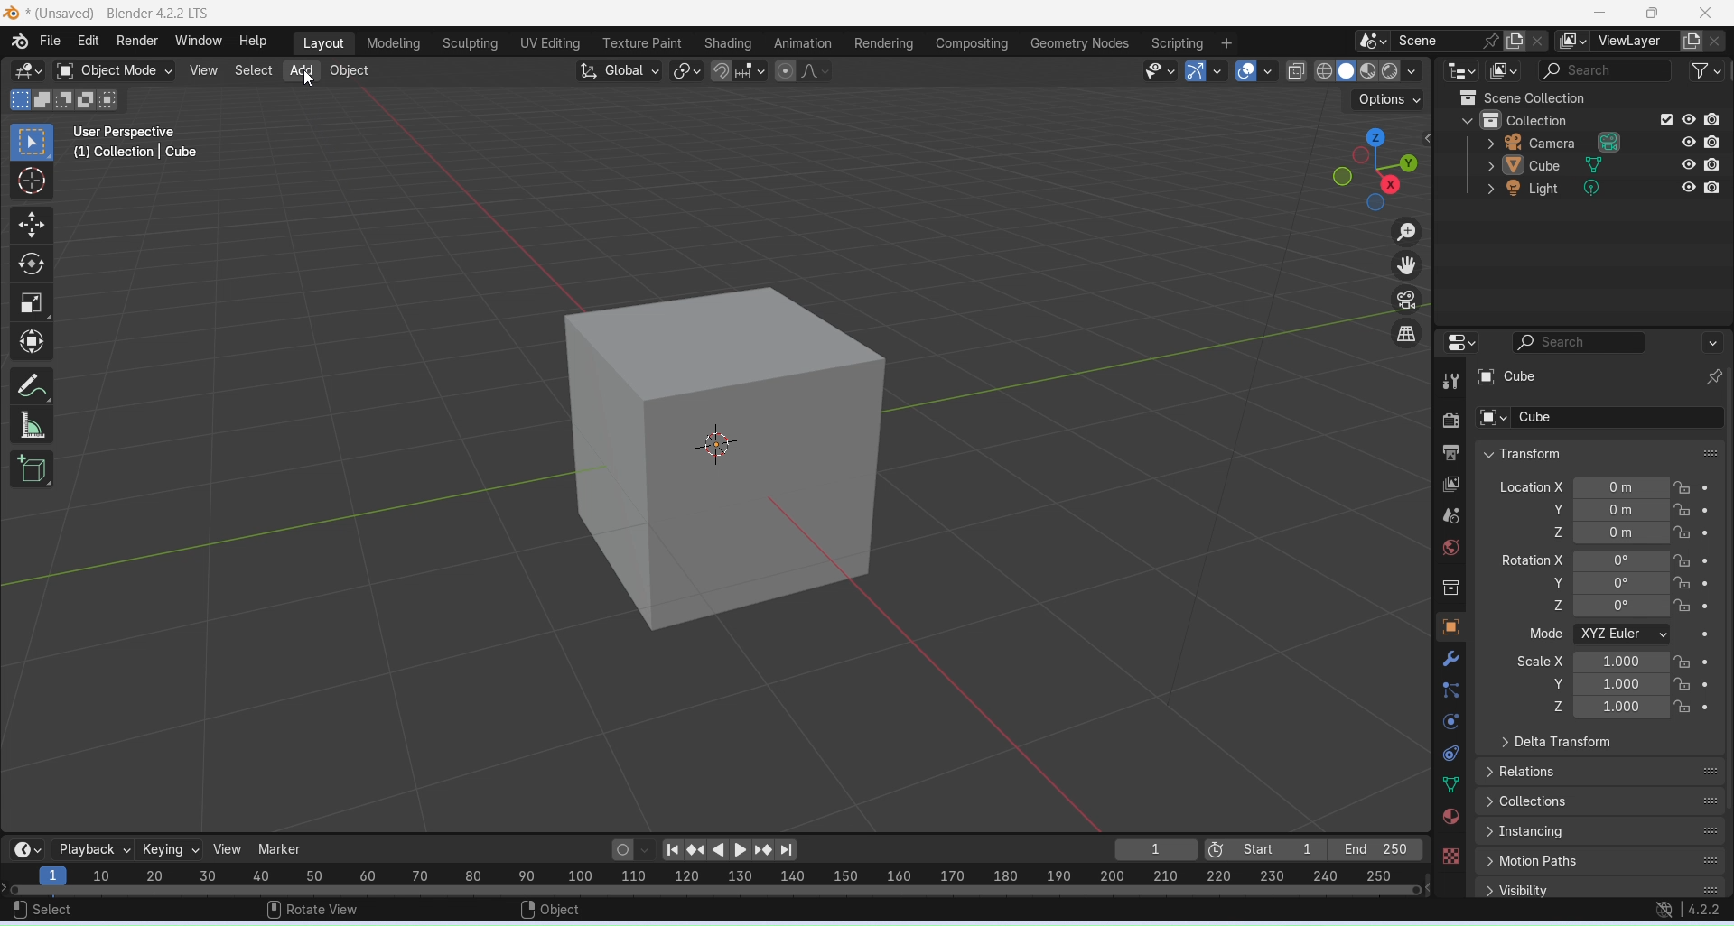 Image resolution: width=1734 pixels, height=926 pixels. I want to click on Object, so click(350, 70).